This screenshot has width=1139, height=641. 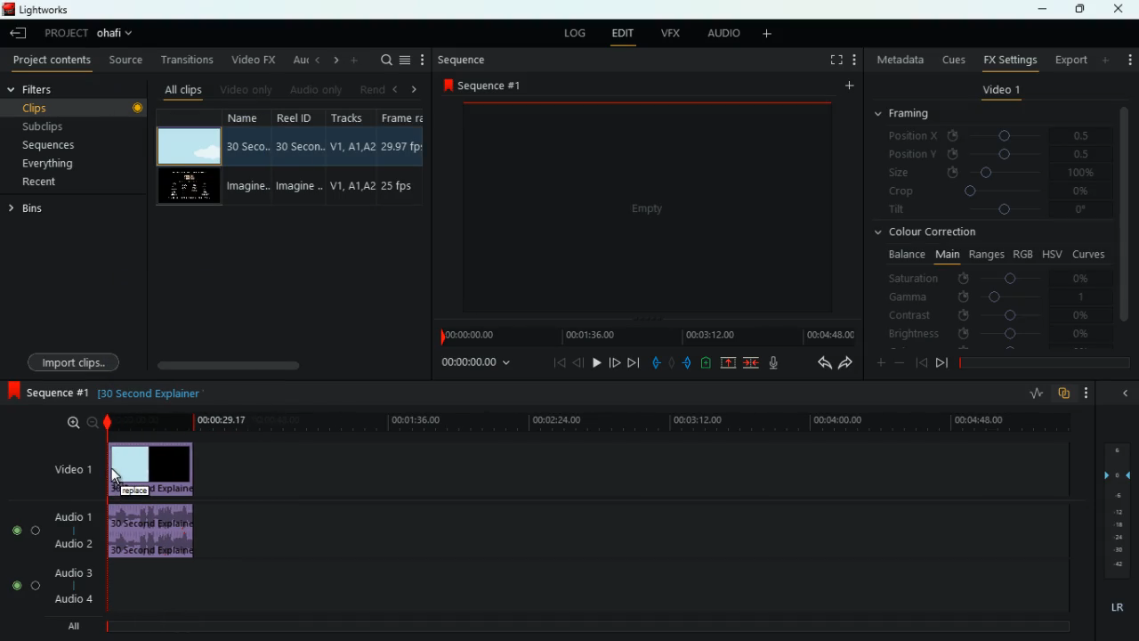 I want to click on description, so click(x=151, y=394).